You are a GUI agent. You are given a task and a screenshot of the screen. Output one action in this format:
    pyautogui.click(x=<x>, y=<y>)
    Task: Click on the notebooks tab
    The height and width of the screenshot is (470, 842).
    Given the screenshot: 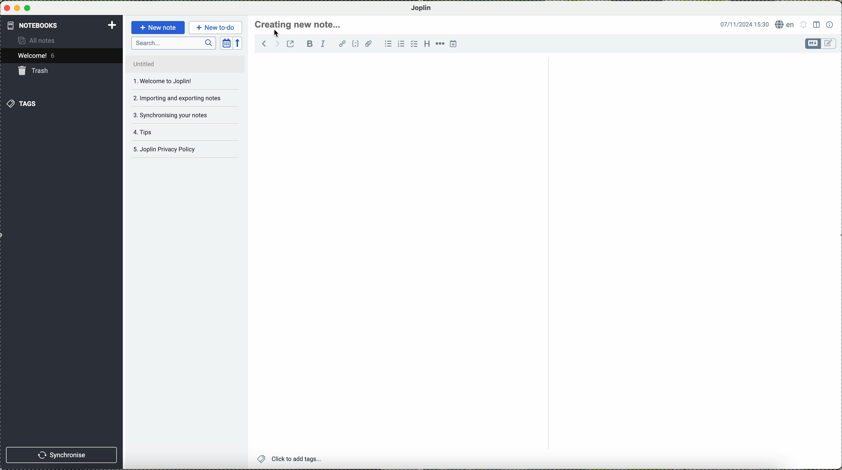 What is the action you would take?
    pyautogui.click(x=62, y=25)
    